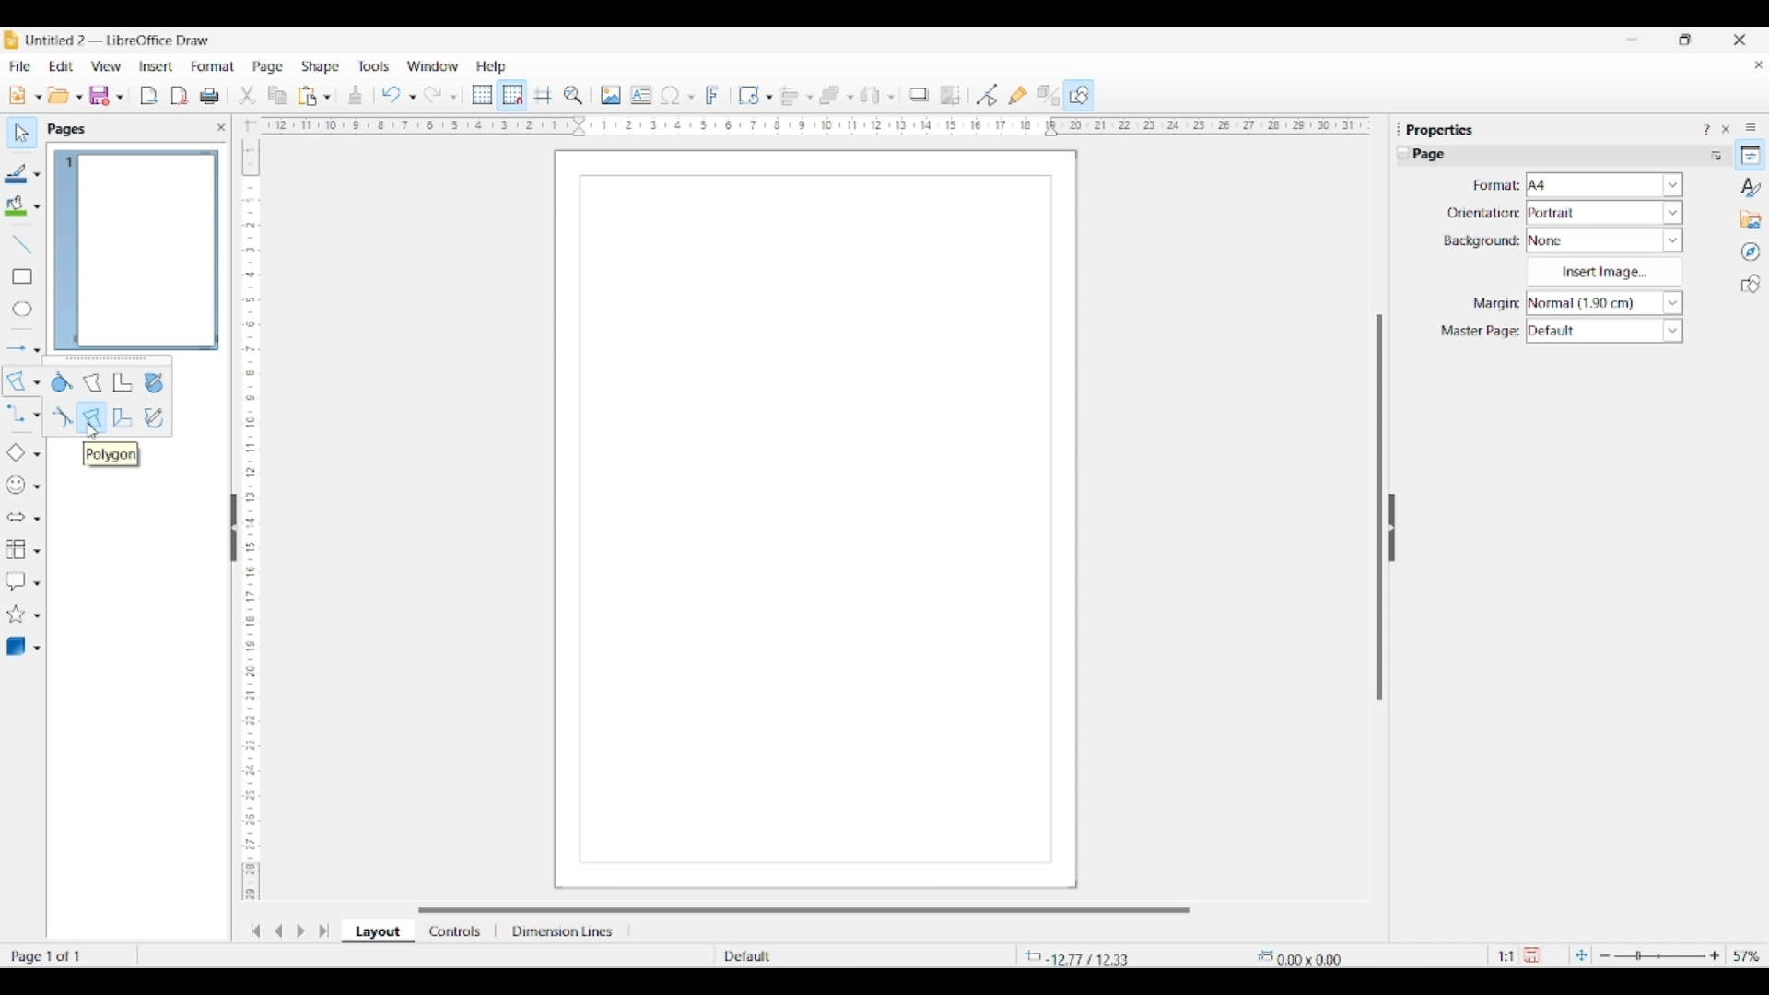 The width and height of the screenshot is (1769, 995). Describe the element at coordinates (16, 581) in the screenshot. I see `Selected callout shape` at that location.